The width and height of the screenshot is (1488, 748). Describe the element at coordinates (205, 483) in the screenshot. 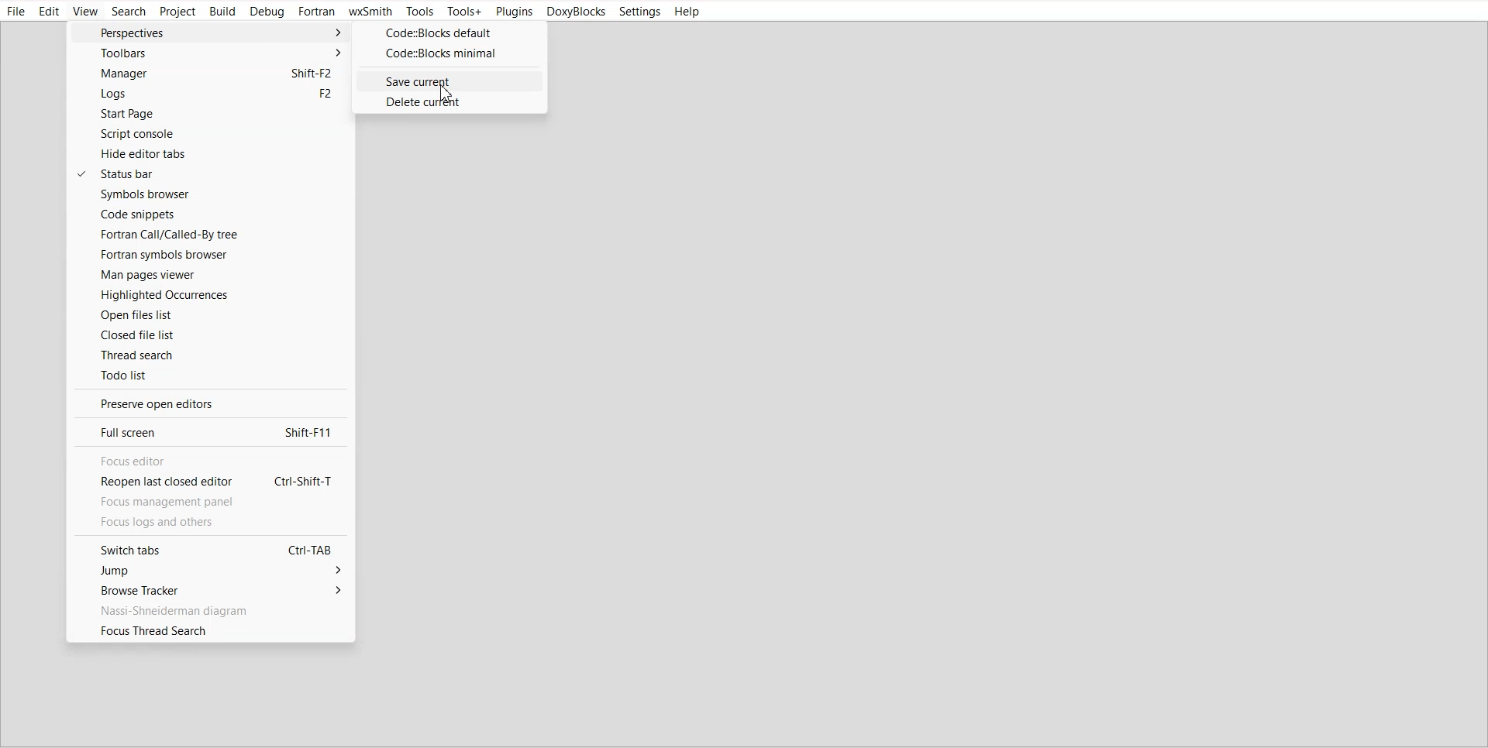

I see `Reopen last closed editor` at that location.